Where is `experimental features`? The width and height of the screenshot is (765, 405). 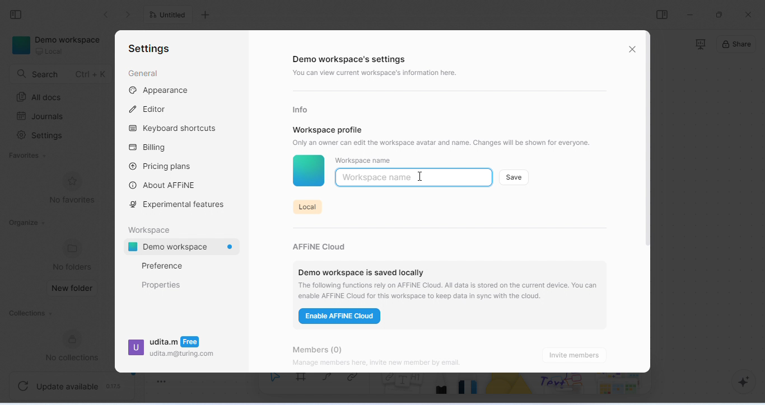 experimental features is located at coordinates (180, 205).